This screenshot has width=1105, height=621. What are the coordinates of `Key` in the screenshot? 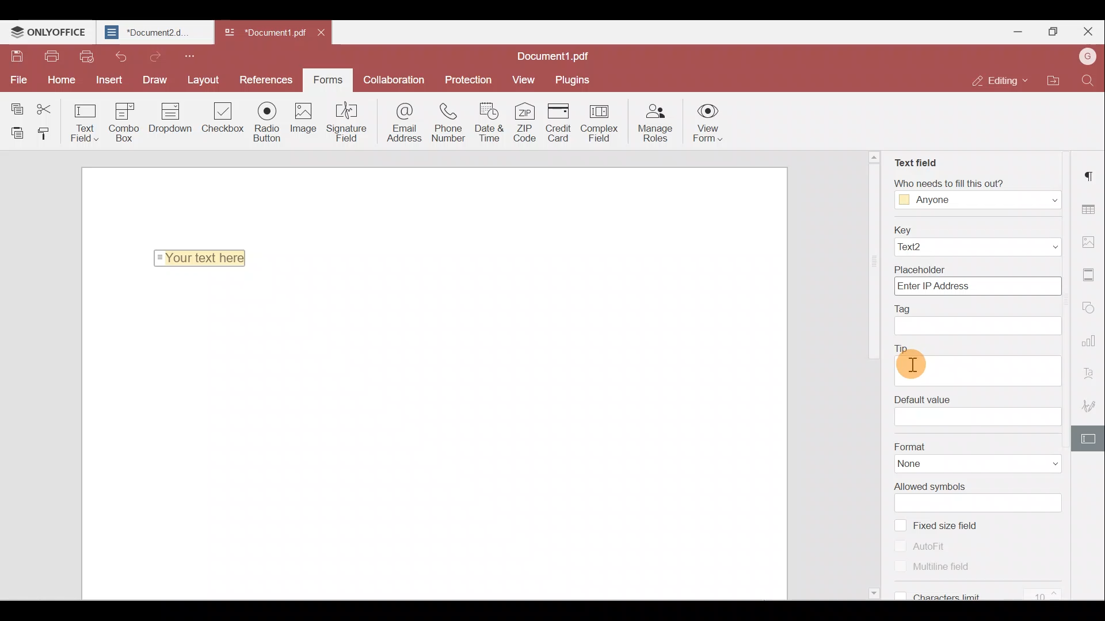 It's located at (977, 229).